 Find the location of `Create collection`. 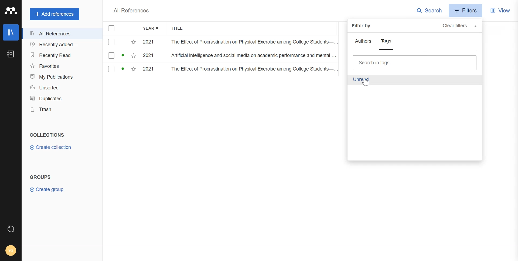

Create collection is located at coordinates (50, 148).